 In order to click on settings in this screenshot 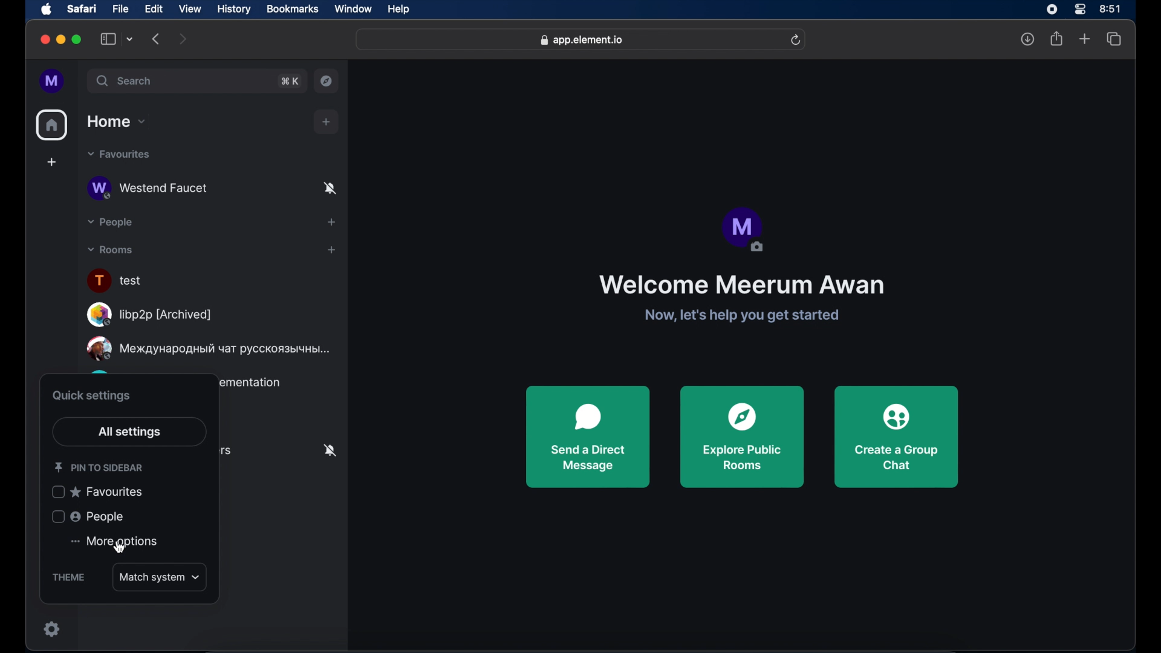, I will do `click(53, 628)`.